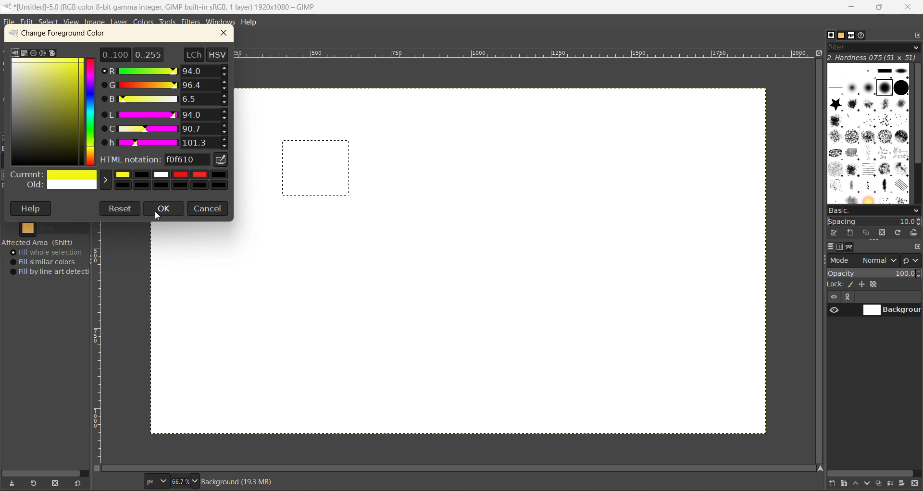  What do you see at coordinates (120, 209) in the screenshot?
I see `reset` at bounding box center [120, 209].